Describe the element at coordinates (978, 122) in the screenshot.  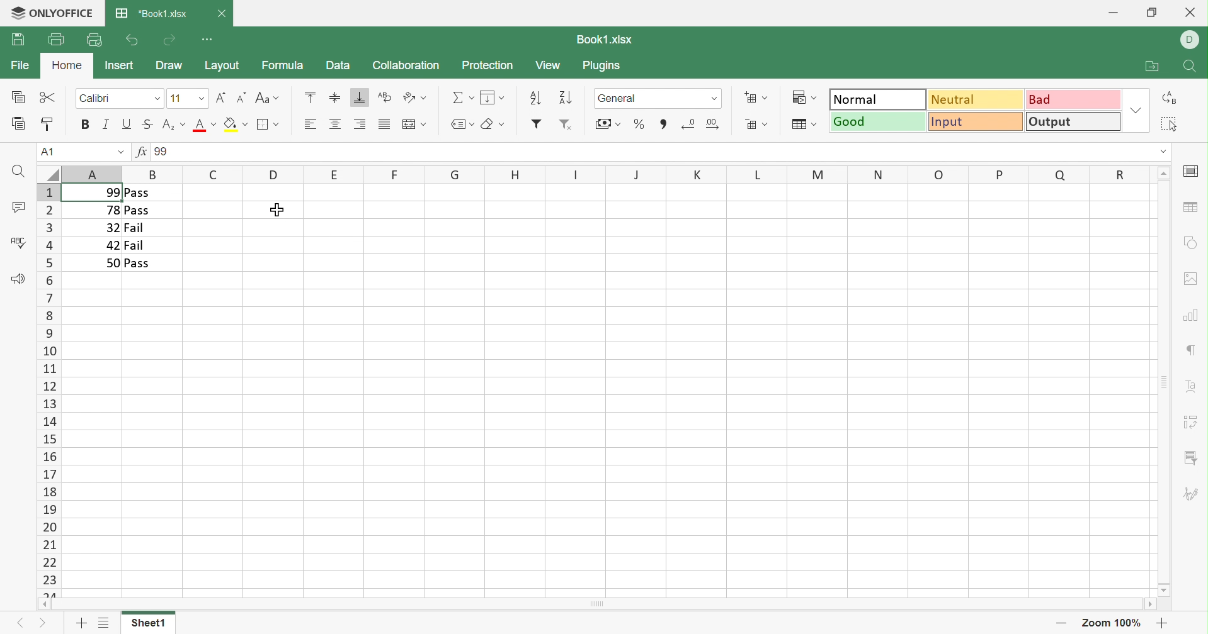
I see `Input` at that location.